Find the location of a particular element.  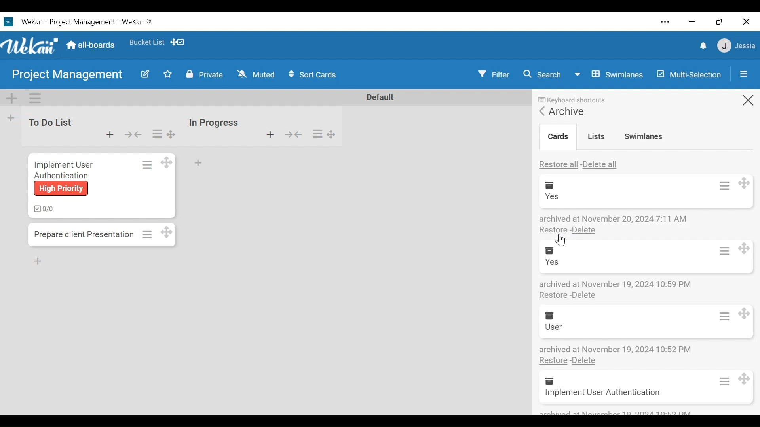

Implement user authentication is located at coordinates (602, 393).